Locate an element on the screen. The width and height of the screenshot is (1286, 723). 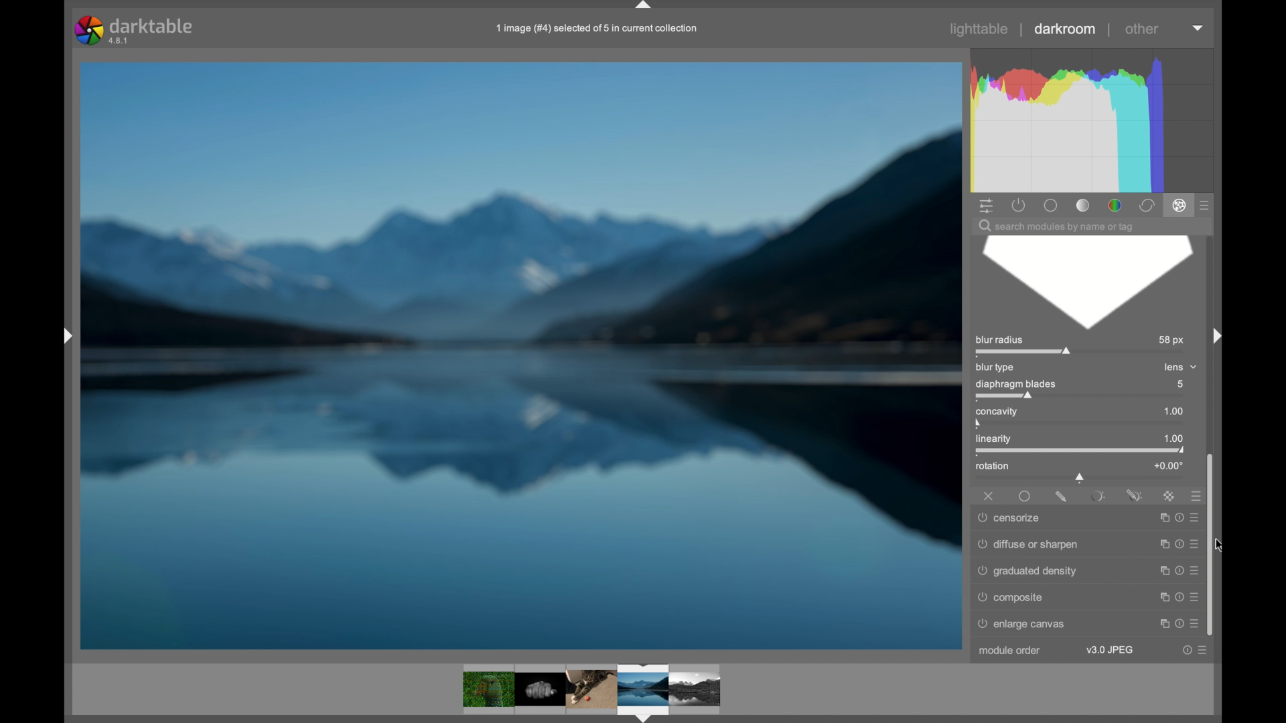
linearity is located at coordinates (1004, 442).